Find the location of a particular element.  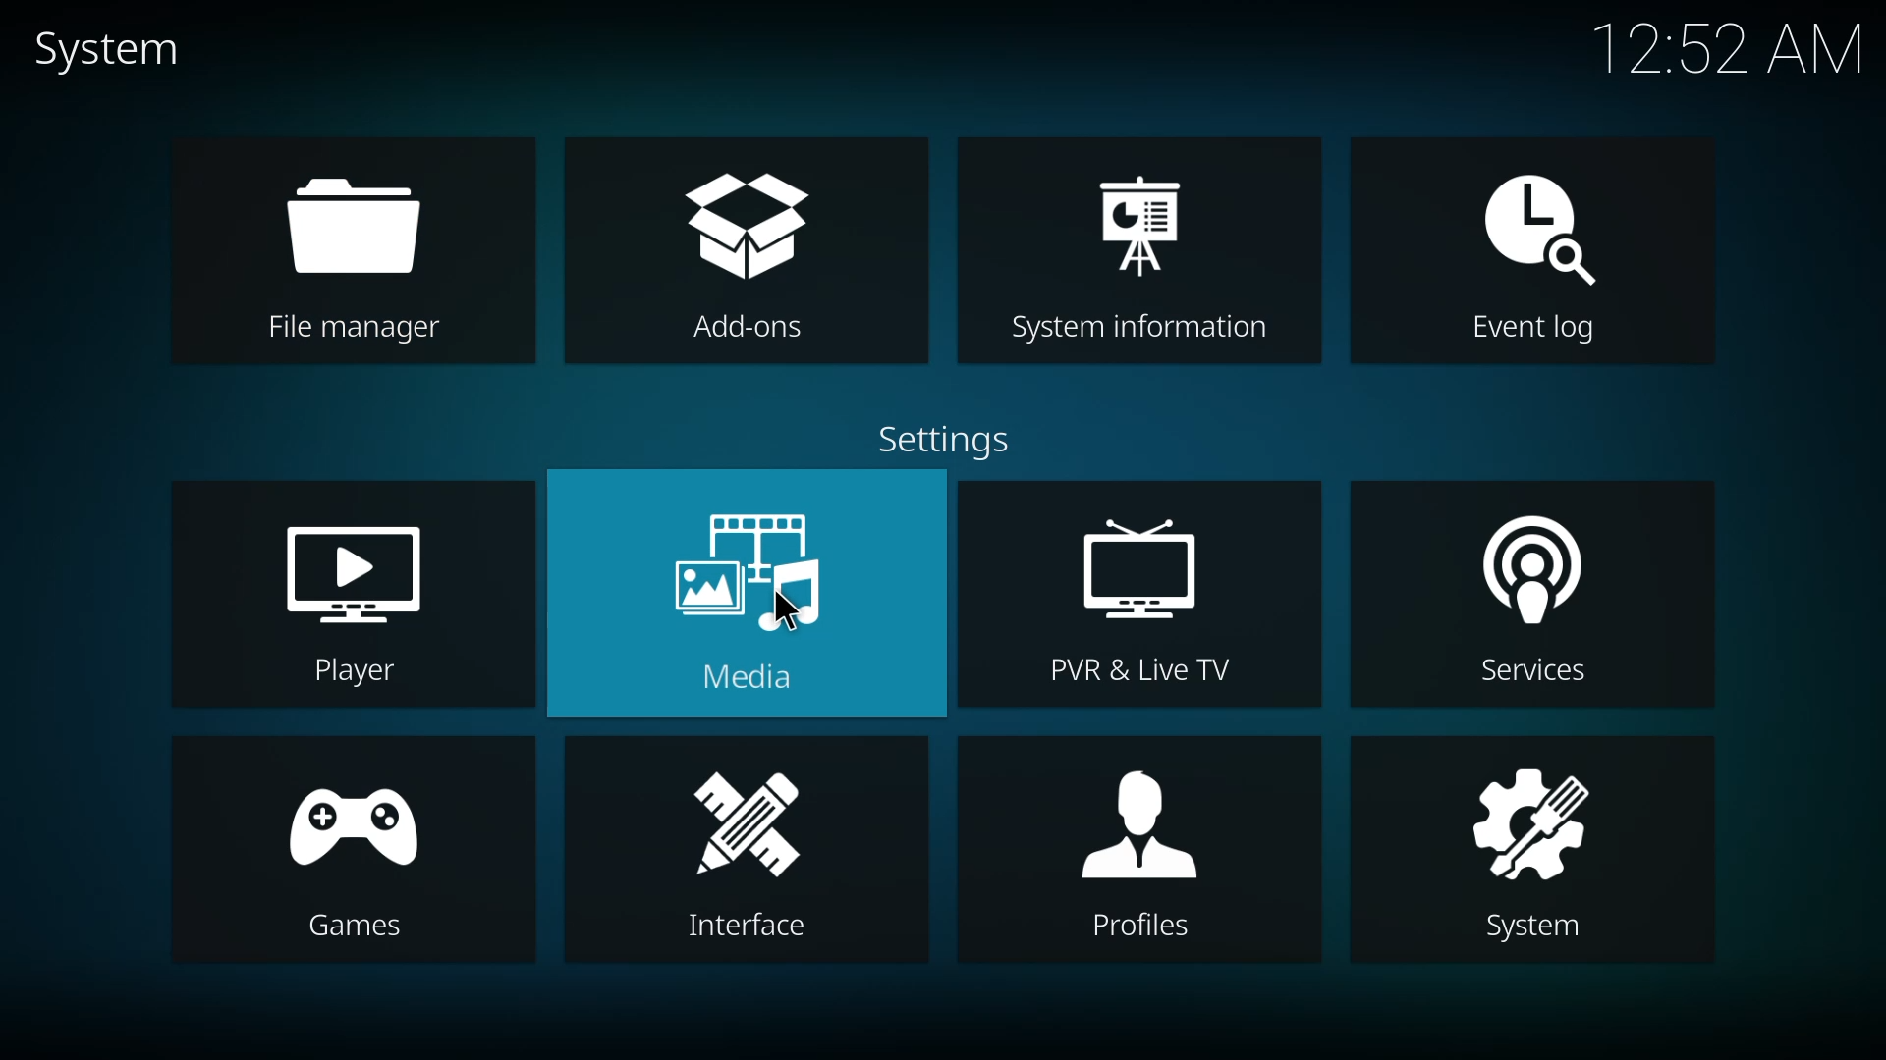

event log is located at coordinates (1541, 221).